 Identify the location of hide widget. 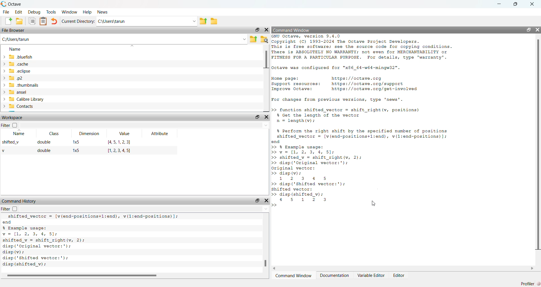
(267, 117).